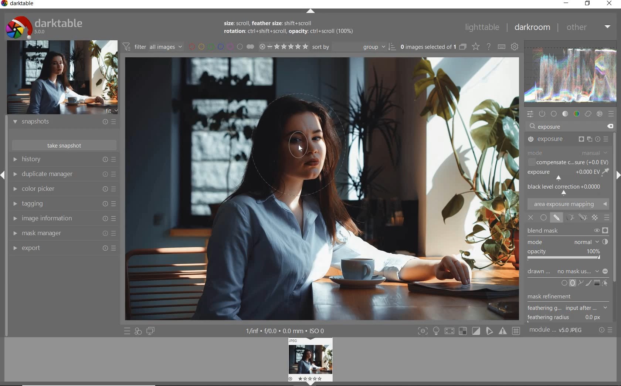  What do you see at coordinates (574, 217) in the screenshot?
I see `MASK OPTIONS` at bounding box center [574, 217].